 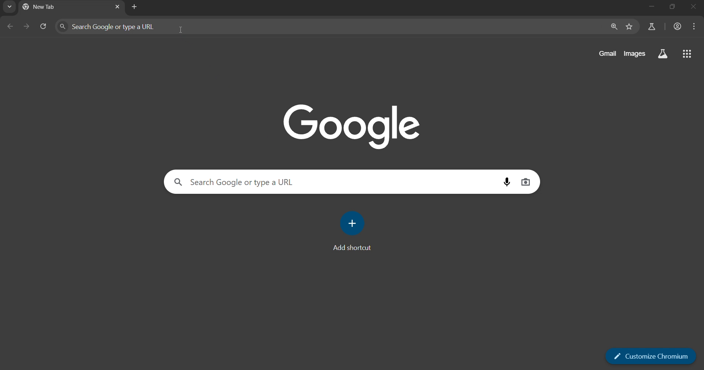 What do you see at coordinates (688, 54) in the screenshot?
I see `google apps` at bounding box center [688, 54].